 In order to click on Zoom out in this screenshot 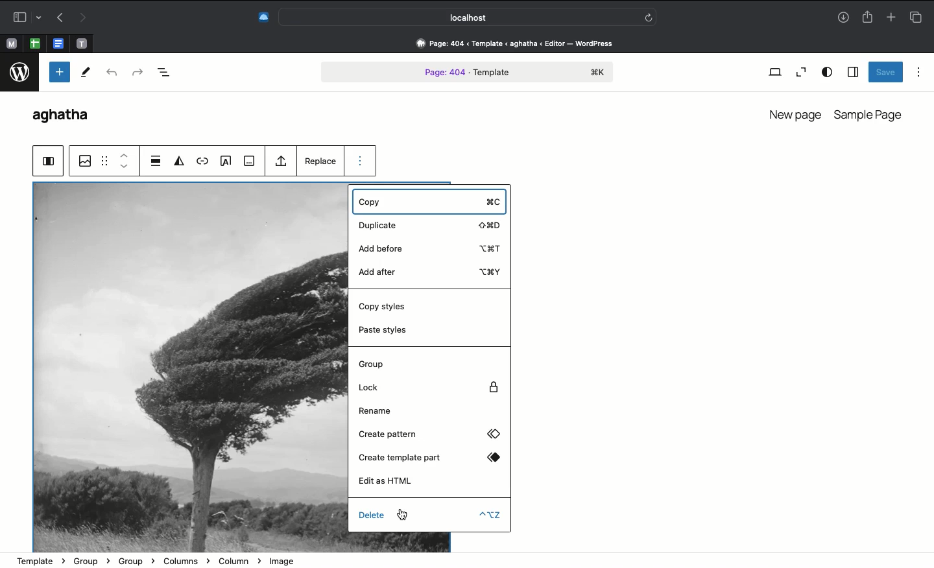, I will do `click(799, 73)`.